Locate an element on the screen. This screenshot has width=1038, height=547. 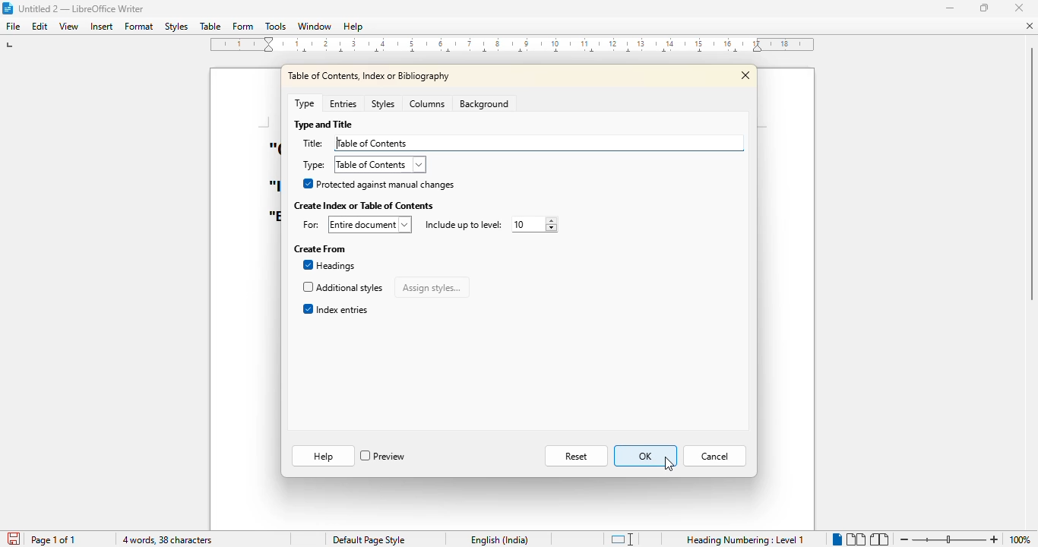
title is located at coordinates (73, 8).